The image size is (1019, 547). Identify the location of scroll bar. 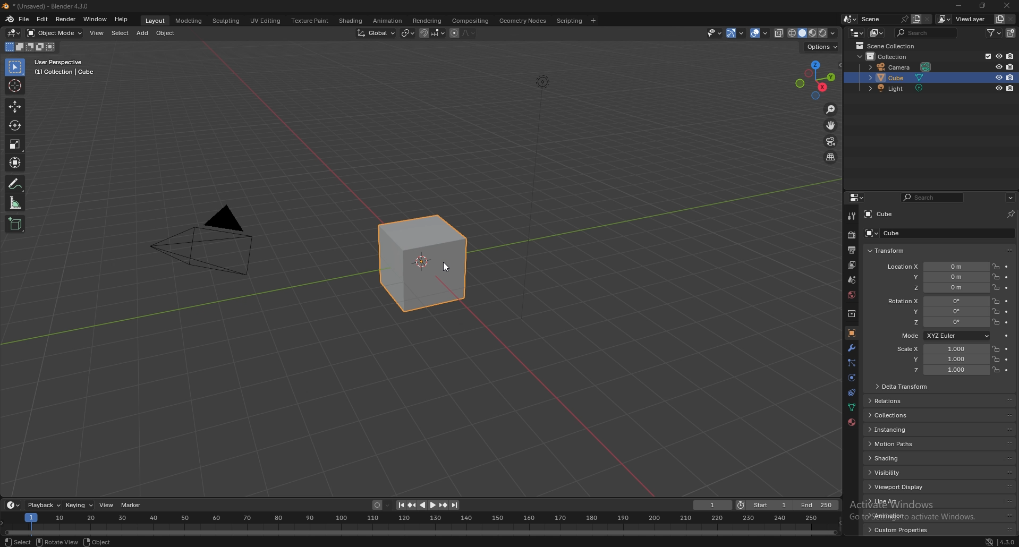
(1018, 375).